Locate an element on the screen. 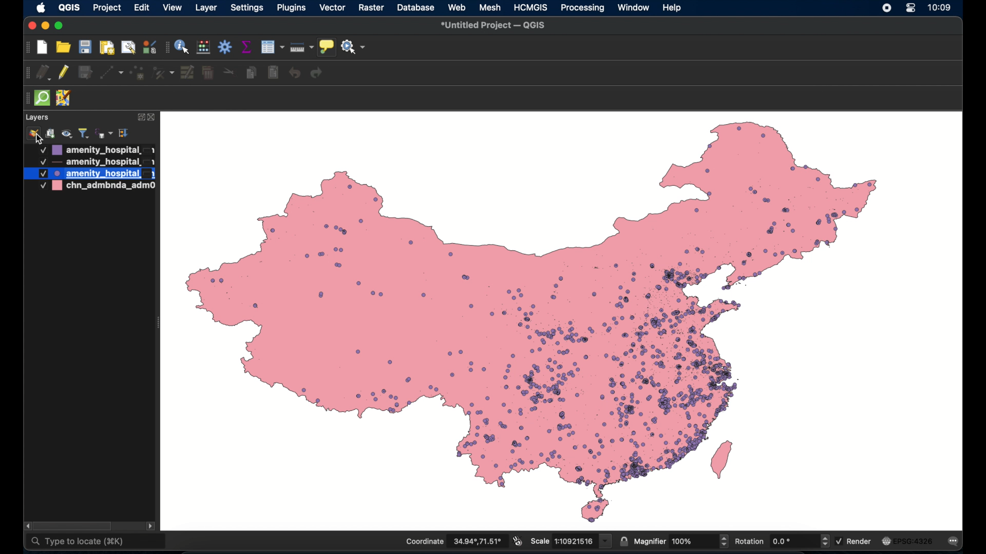 This screenshot has width=986, height=554. show statistical summary is located at coordinates (247, 47).